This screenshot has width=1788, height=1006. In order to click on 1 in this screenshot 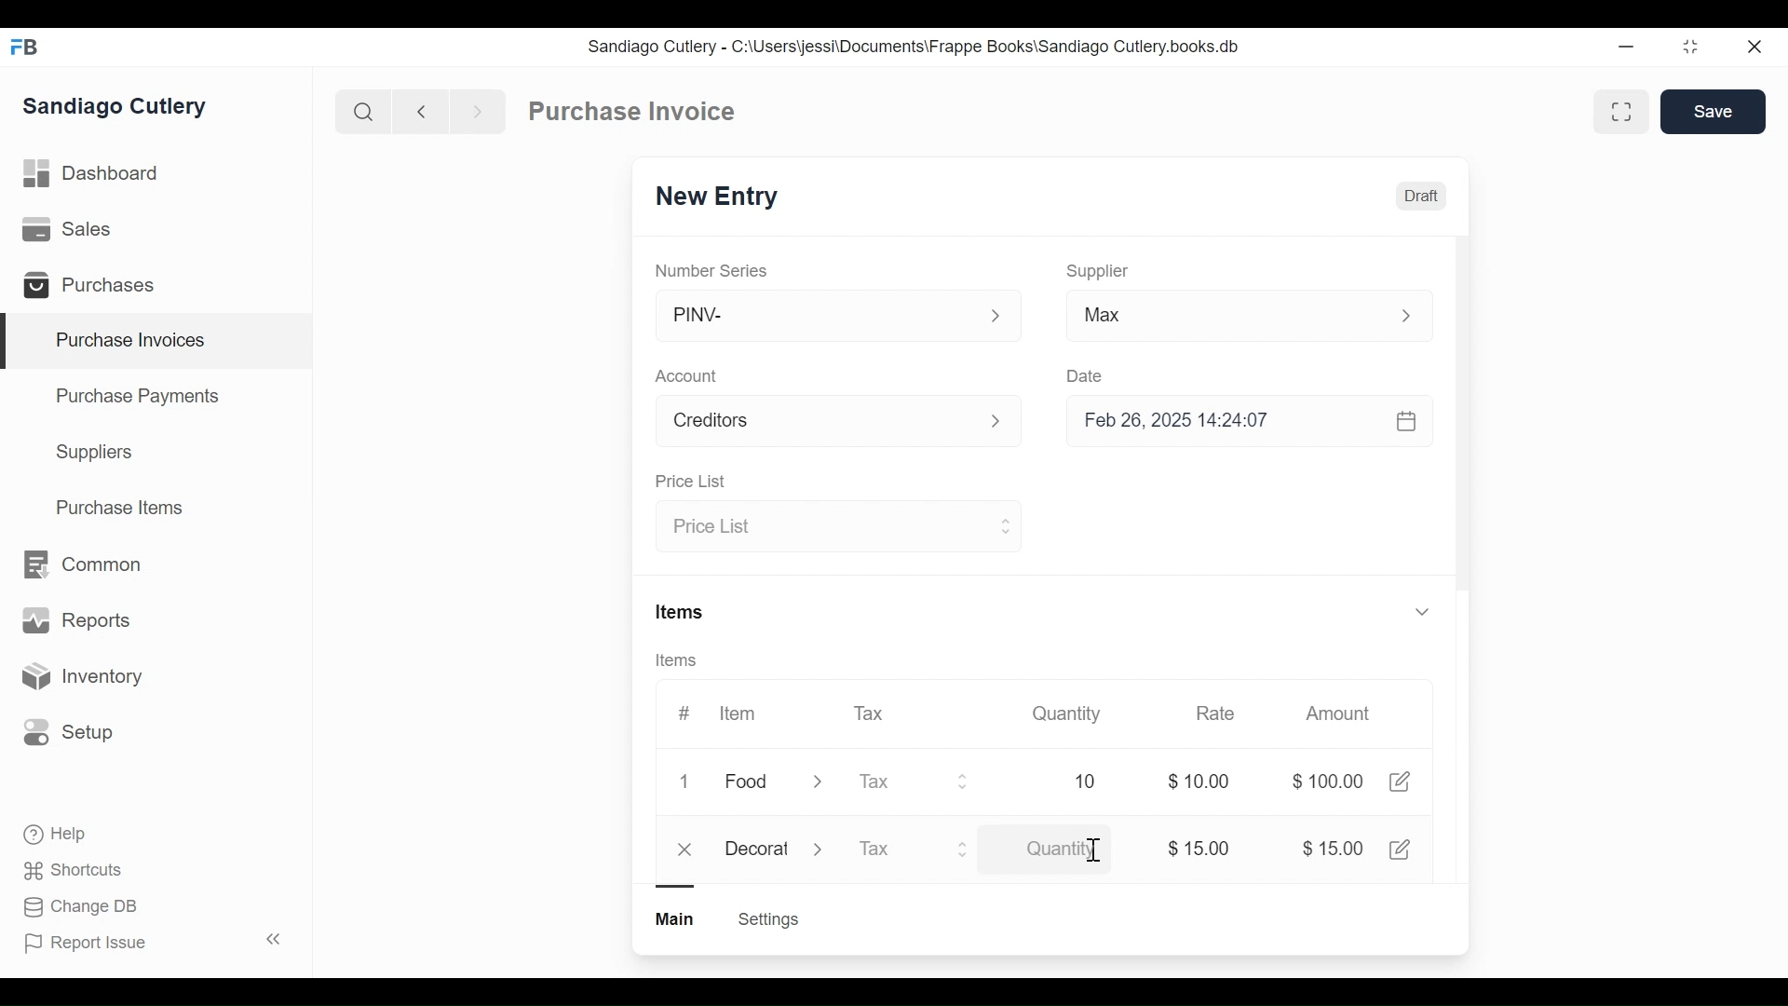, I will do `click(689, 782)`.